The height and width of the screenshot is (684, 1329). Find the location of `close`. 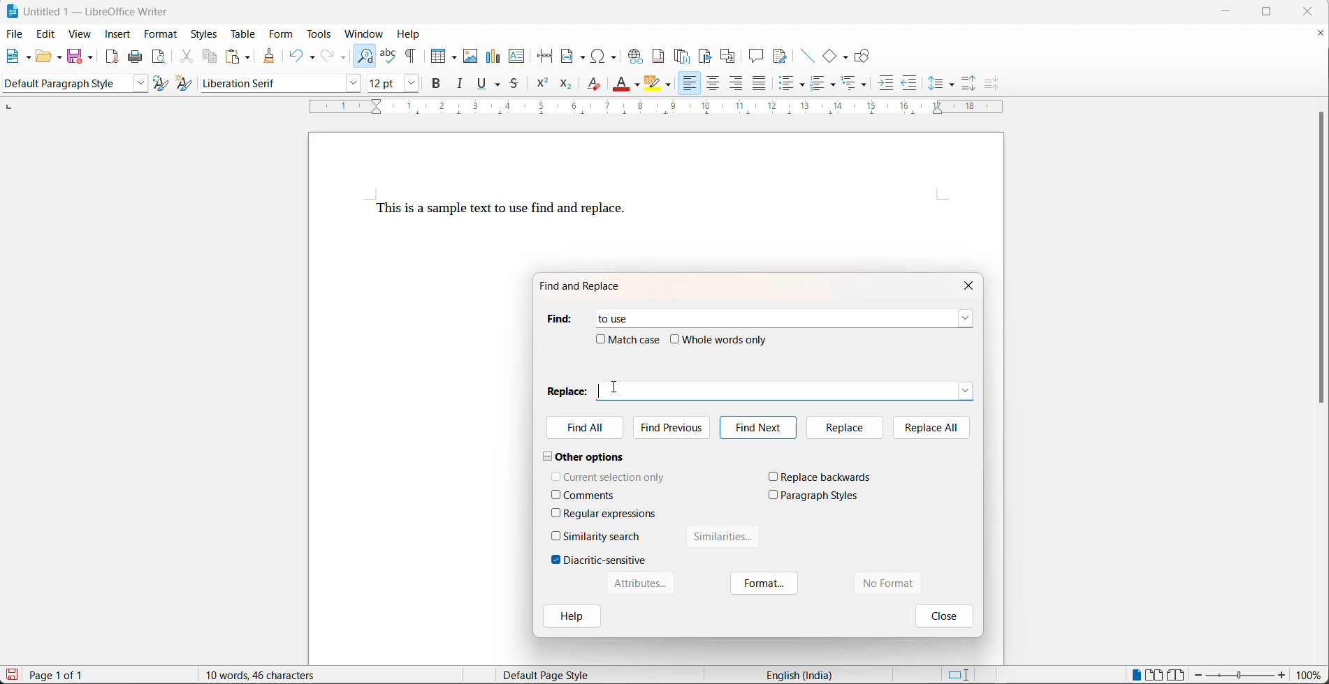

close is located at coordinates (972, 284).